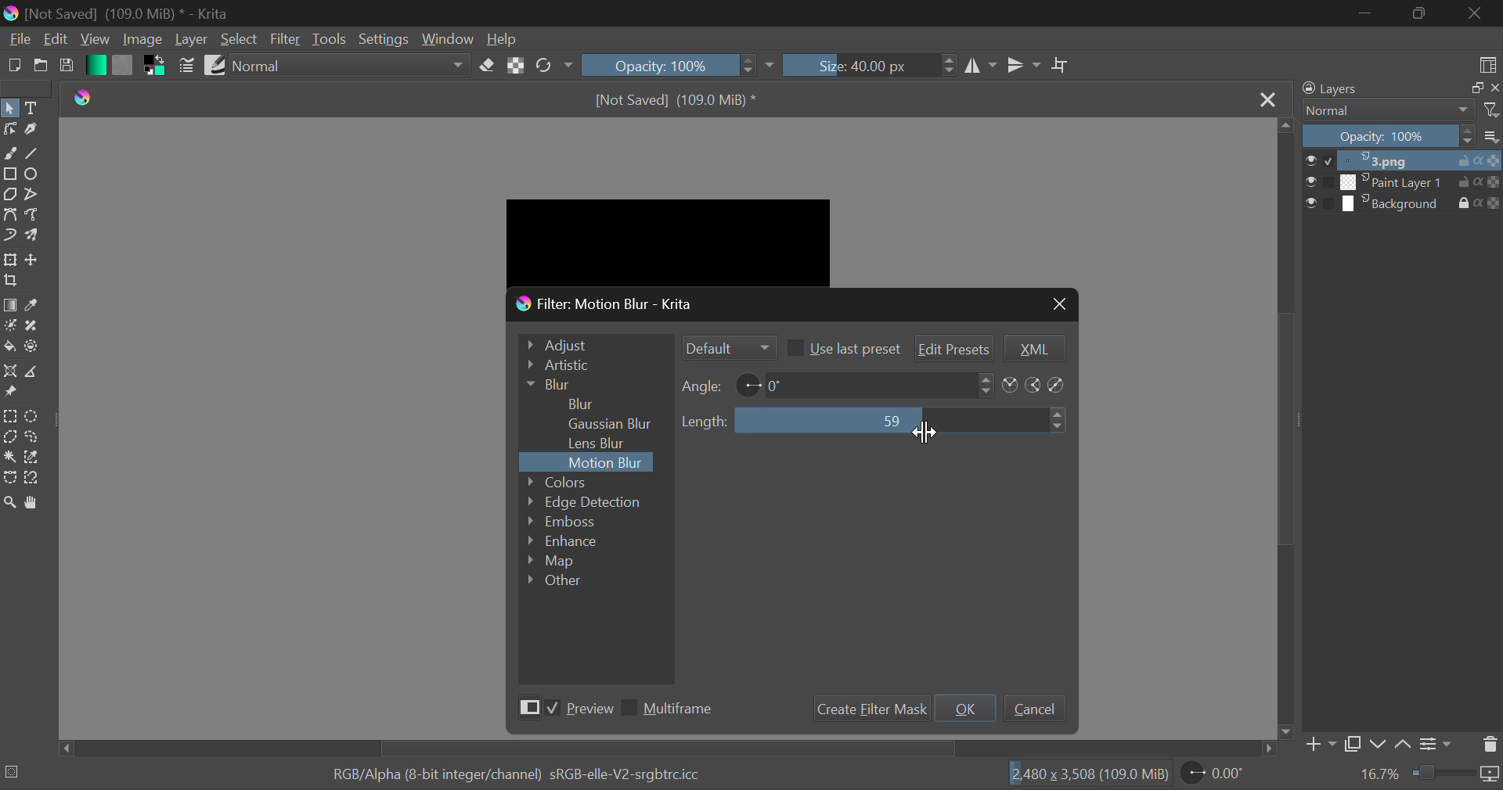  I want to click on Brush Settings, so click(188, 66).